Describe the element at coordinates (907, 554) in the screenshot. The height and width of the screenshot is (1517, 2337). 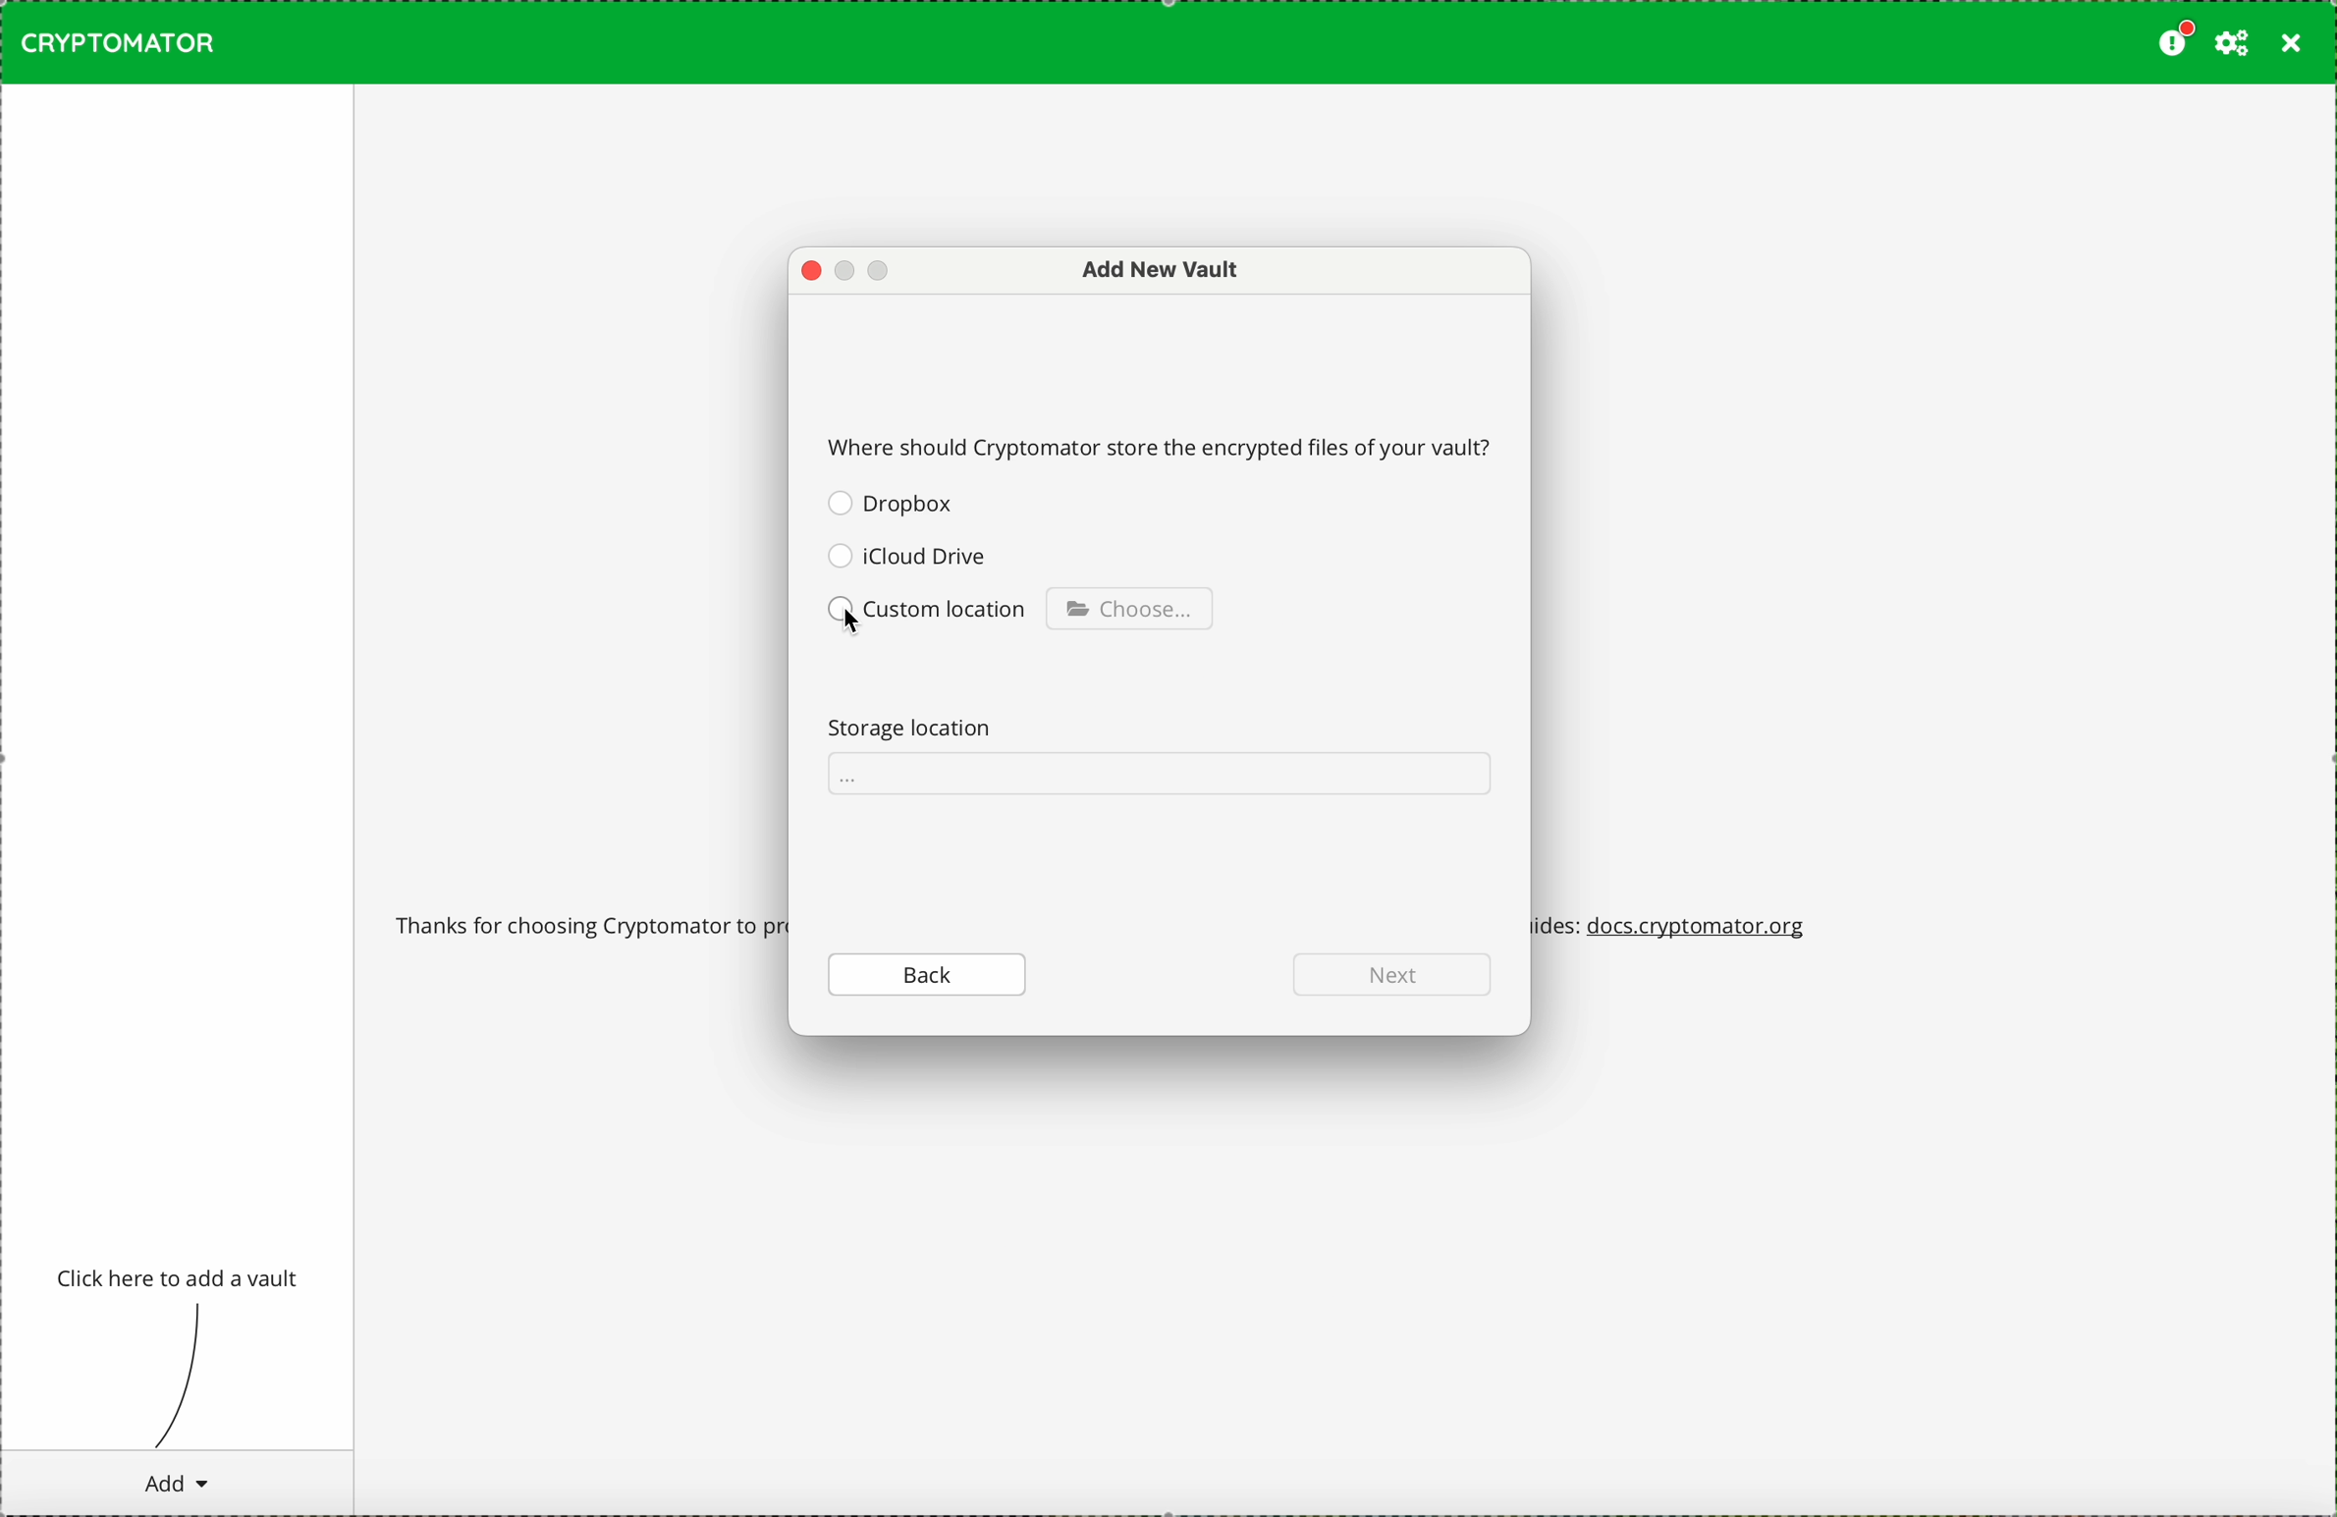
I see `iCloud Drive` at that location.